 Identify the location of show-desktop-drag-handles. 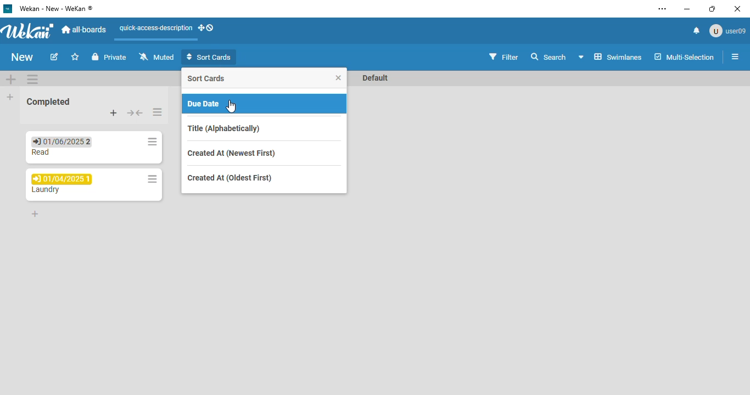
(207, 28).